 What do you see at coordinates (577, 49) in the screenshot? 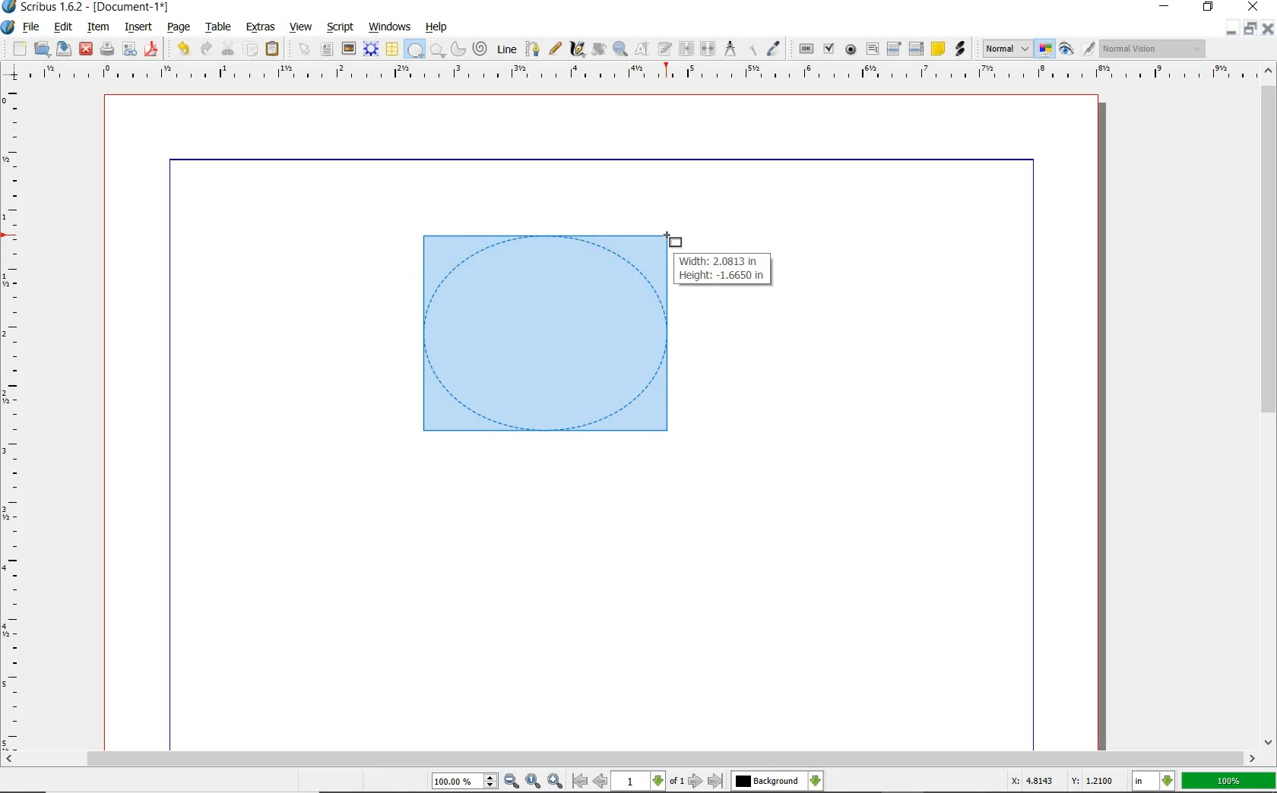
I see `CALLIGRAPHIC LINE` at bounding box center [577, 49].